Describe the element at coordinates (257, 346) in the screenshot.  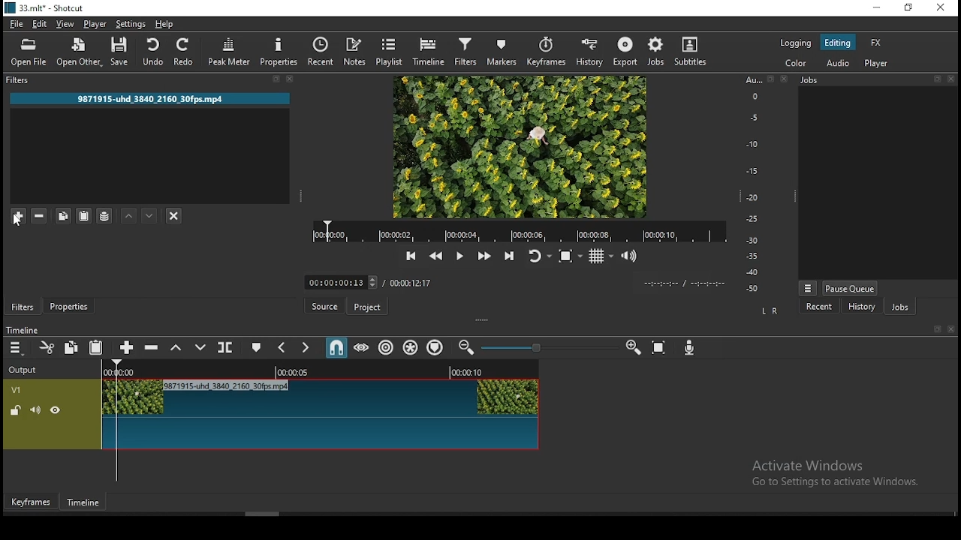
I see `create/edit marker` at that location.